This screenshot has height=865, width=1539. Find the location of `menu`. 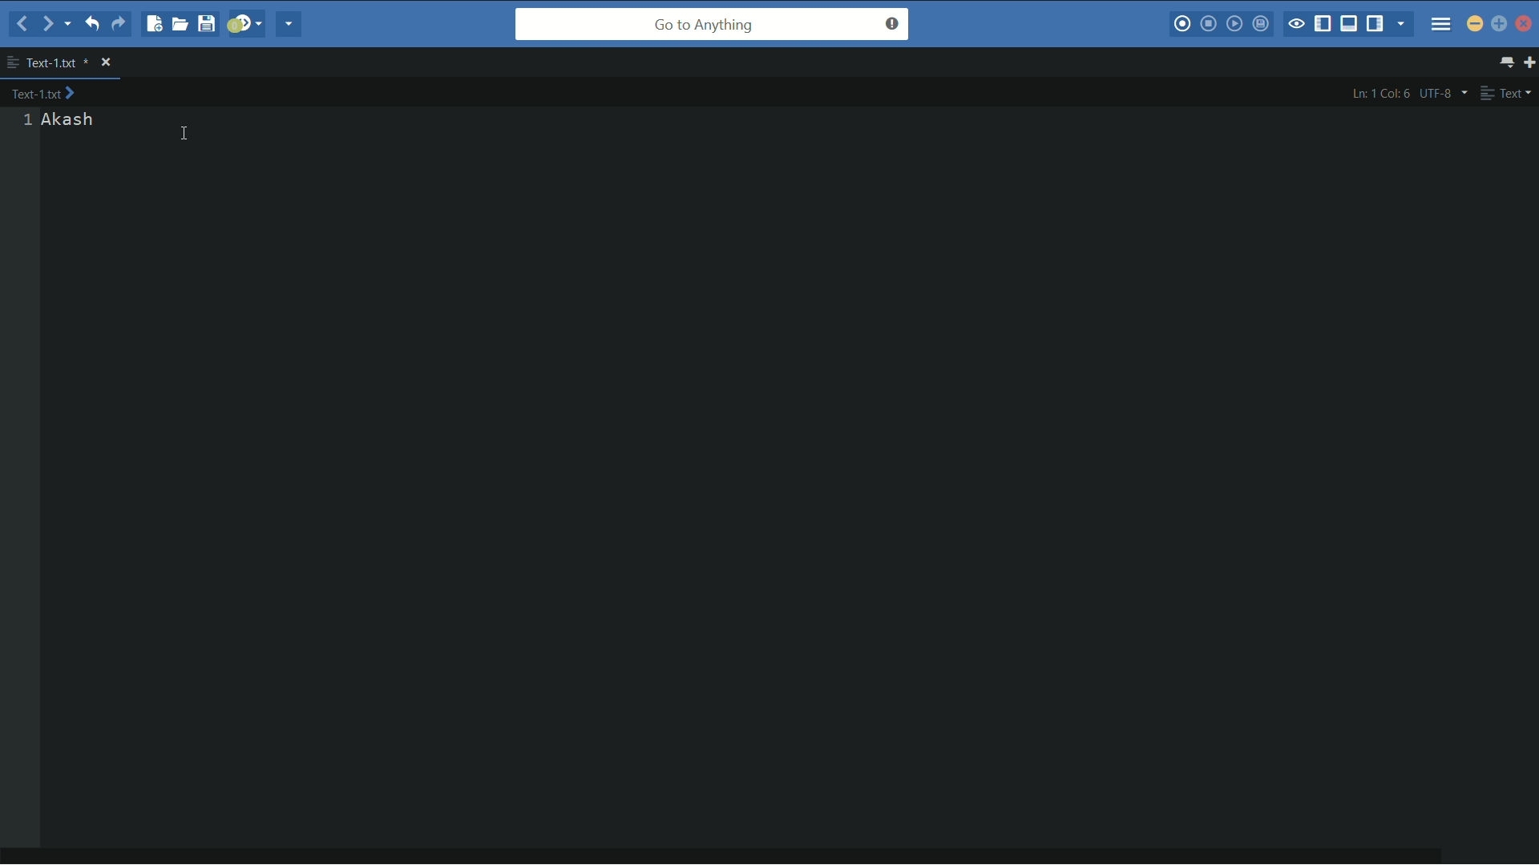

menu is located at coordinates (1441, 23).